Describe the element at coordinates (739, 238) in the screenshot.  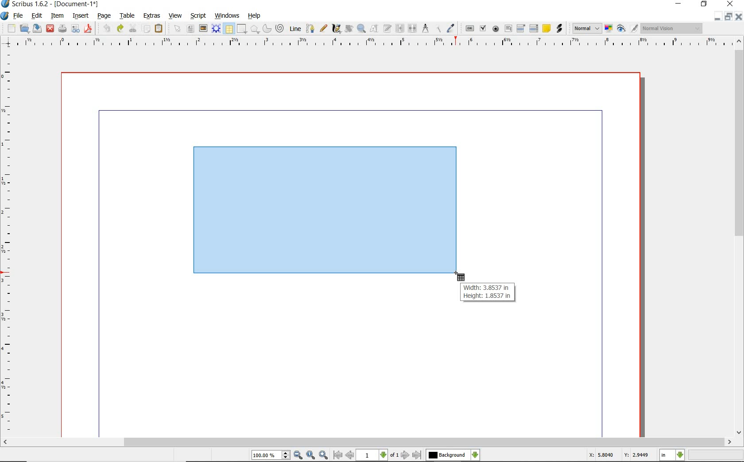
I see `scrollbar` at that location.